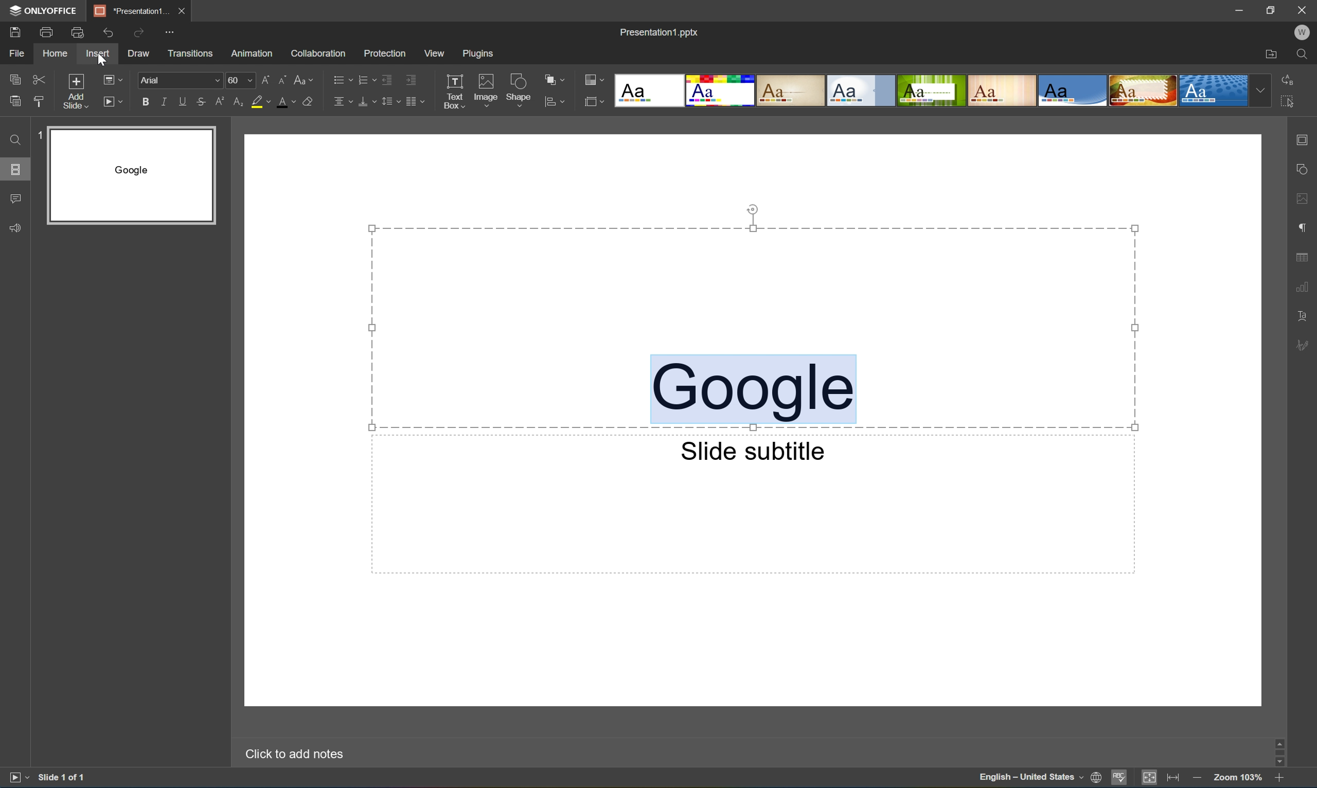  I want to click on Image settings, so click(1305, 200).